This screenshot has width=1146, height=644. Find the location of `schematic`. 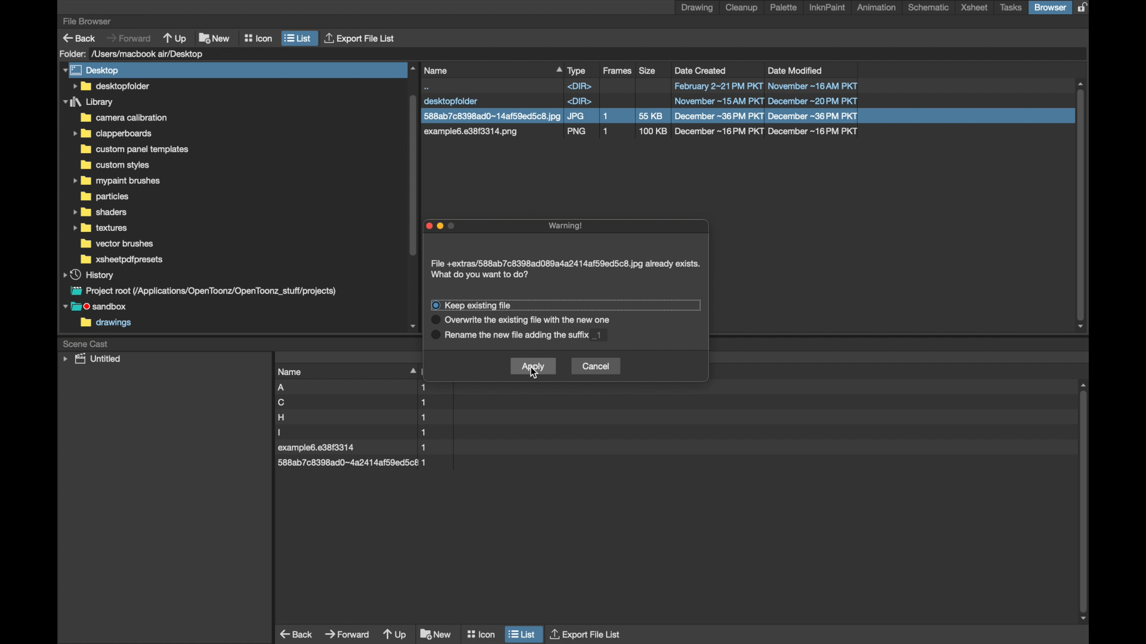

schematic is located at coordinates (928, 7).